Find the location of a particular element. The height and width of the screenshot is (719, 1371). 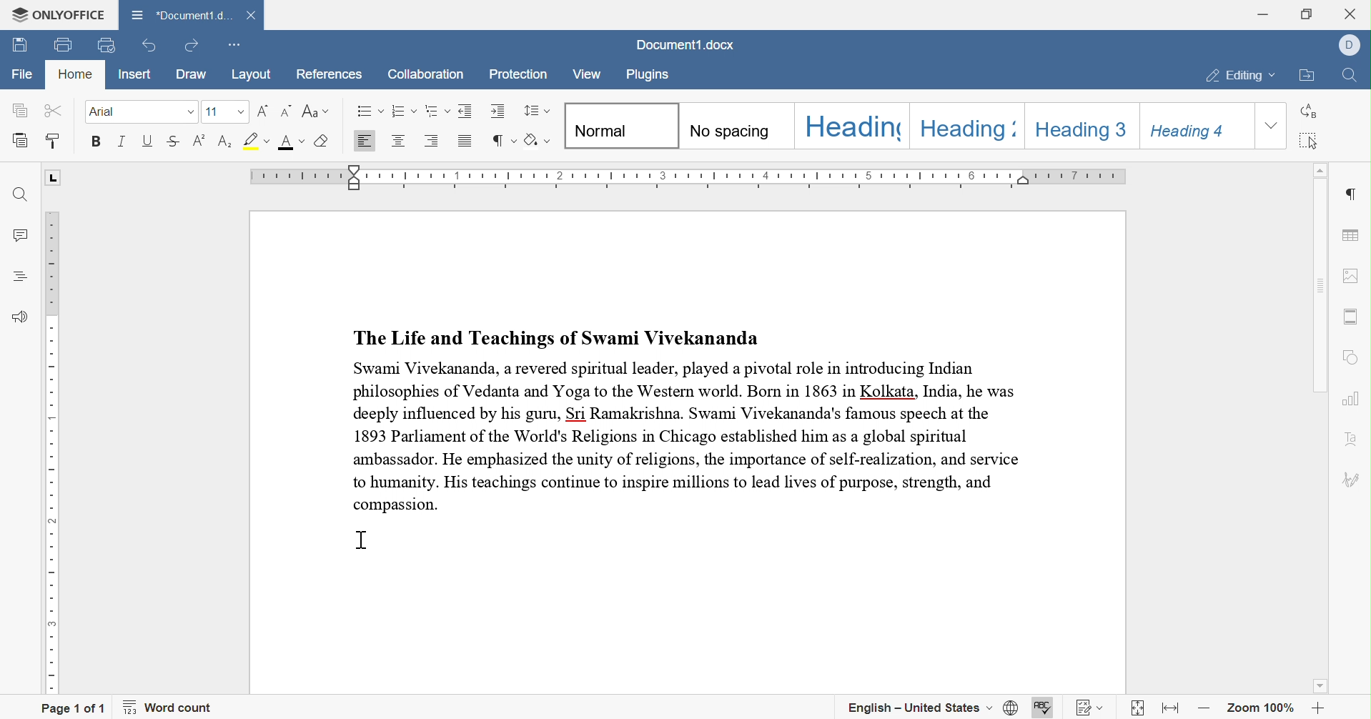

highlight color is located at coordinates (257, 139).